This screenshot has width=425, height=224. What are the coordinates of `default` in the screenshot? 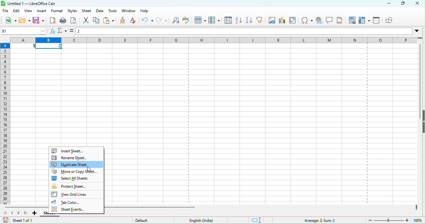 It's located at (153, 220).